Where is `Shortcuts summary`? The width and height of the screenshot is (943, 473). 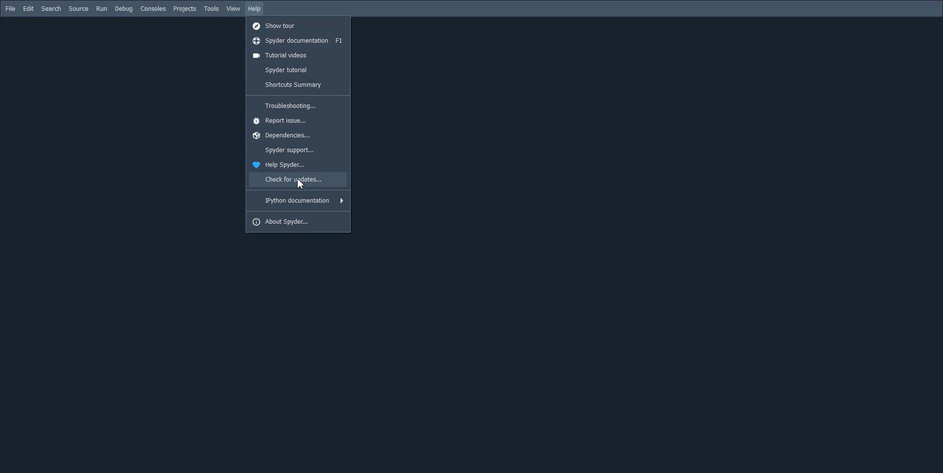 Shortcuts summary is located at coordinates (298, 85).